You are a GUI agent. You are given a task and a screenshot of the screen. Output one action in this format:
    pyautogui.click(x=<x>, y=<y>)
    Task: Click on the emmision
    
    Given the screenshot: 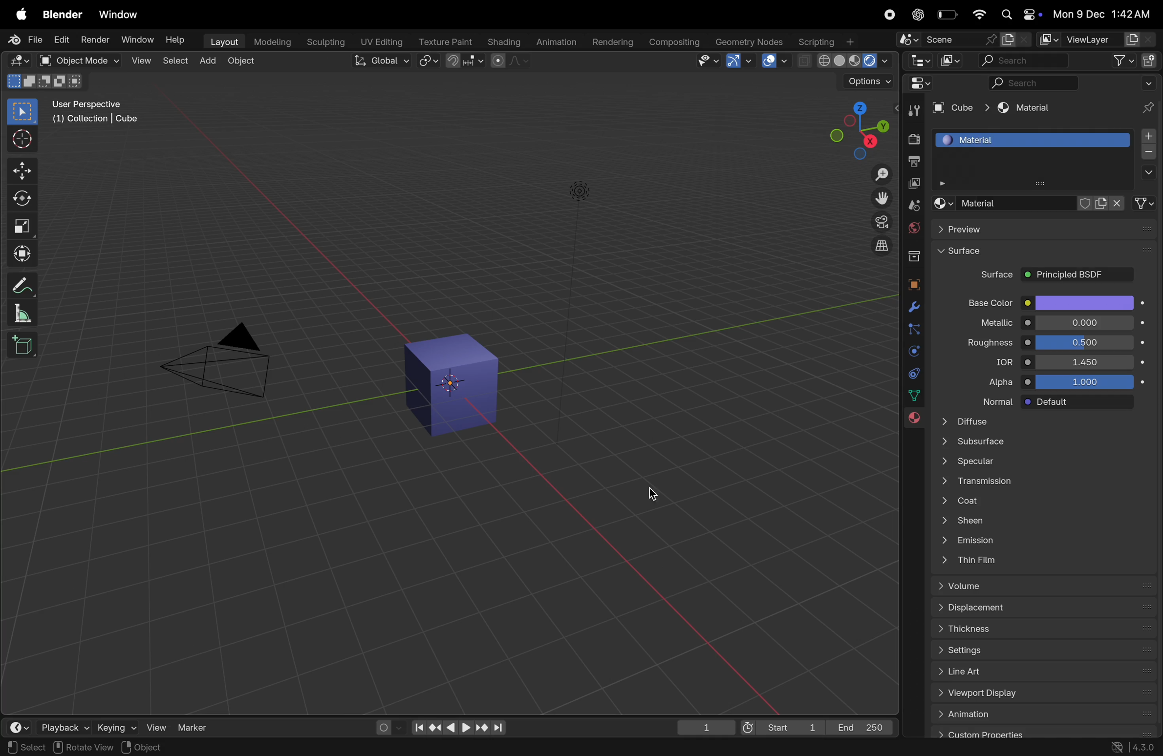 What is the action you would take?
    pyautogui.click(x=1040, y=542)
    